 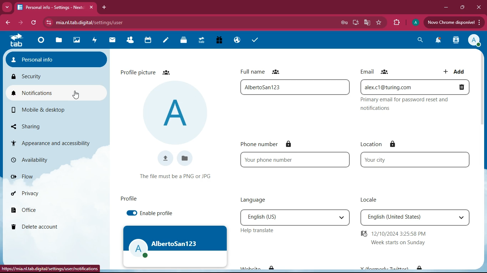 I want to click on notifications, so click(x=436, y=41).